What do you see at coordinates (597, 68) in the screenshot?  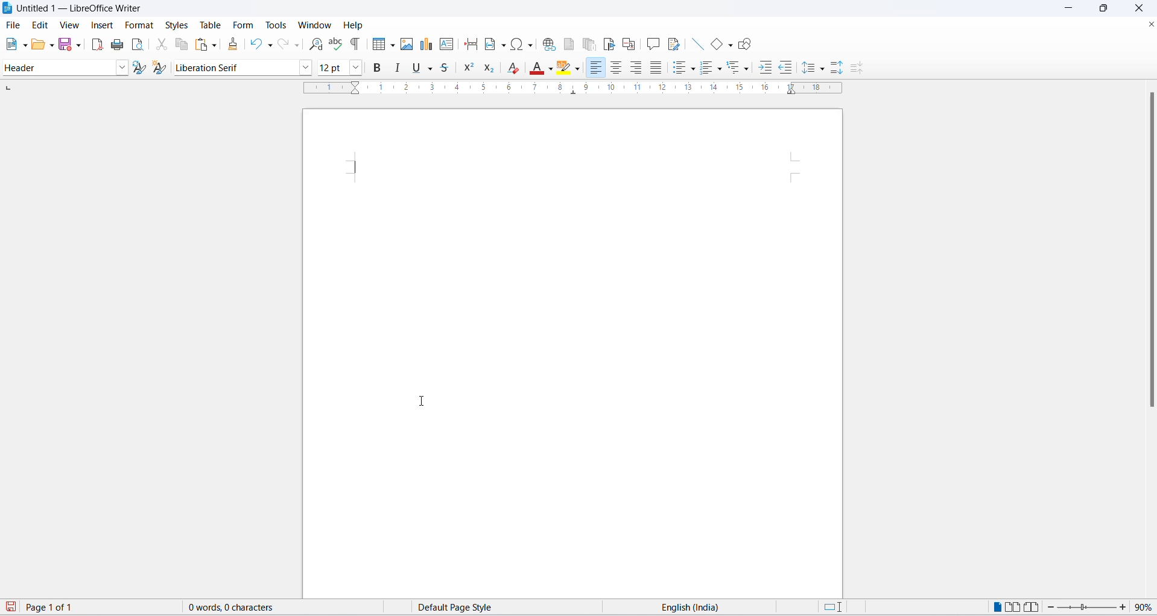 I see `text align left` at bounding box center [597, 68].